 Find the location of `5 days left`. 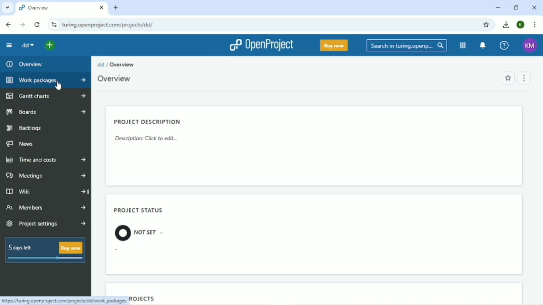

5 days left is located at coordinates (43, 252).